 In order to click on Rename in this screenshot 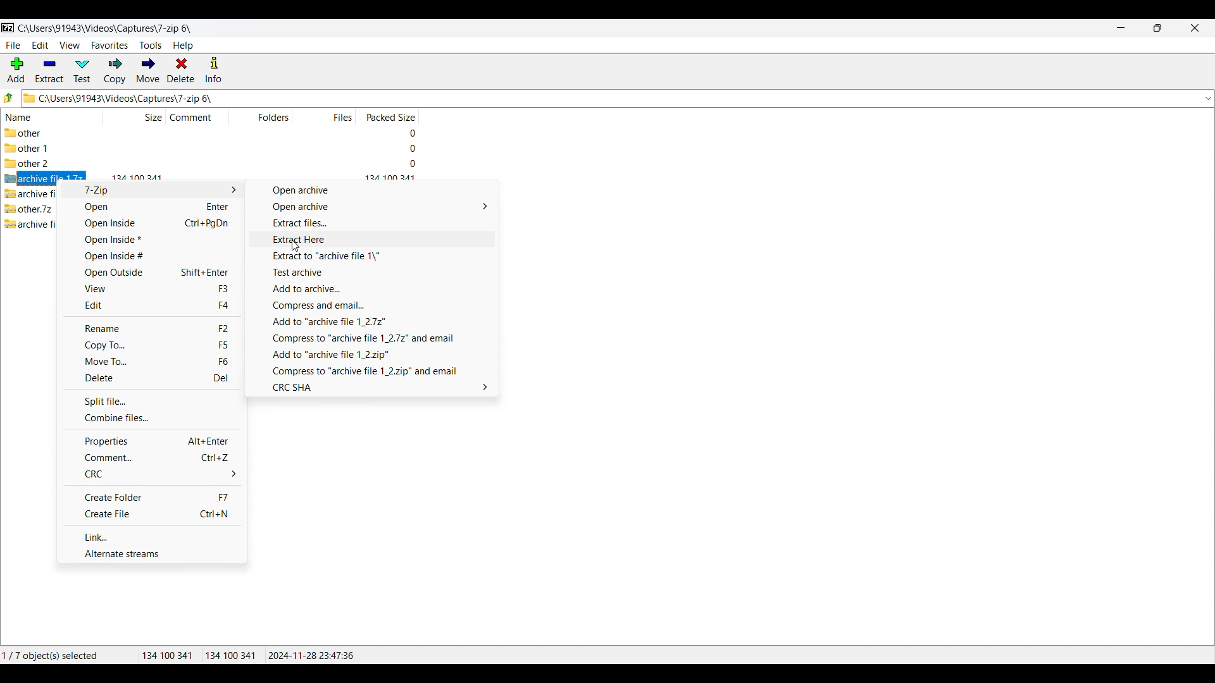, I will do `click(151, 328)`.